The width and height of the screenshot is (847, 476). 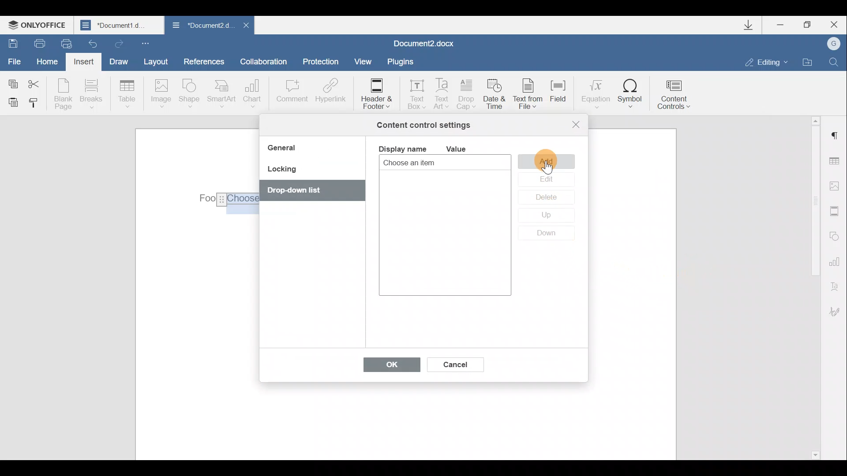 What do you see at coordinates (94, 41) in the screenshot?
I see `Undo` at bounding box center [94, 41].